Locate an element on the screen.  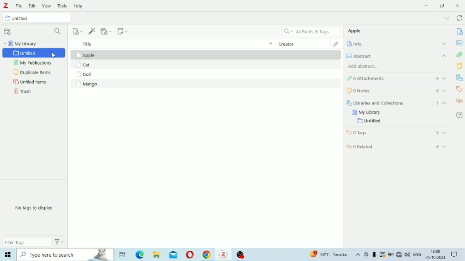
Attachments is located at coordinates (337, 44).